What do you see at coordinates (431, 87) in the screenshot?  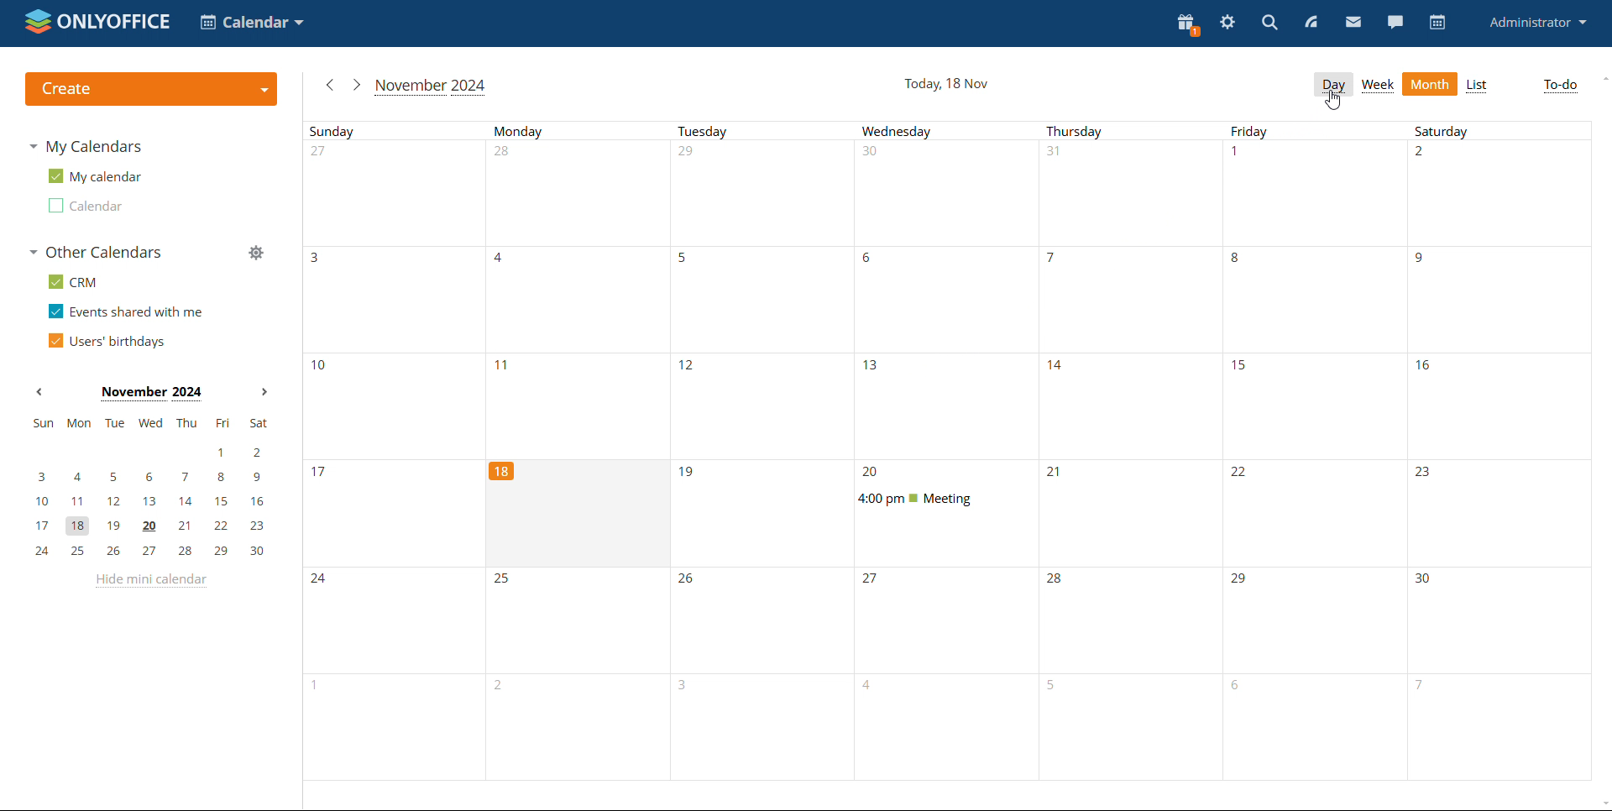 I see `current month` at bounding box center [431, 87].